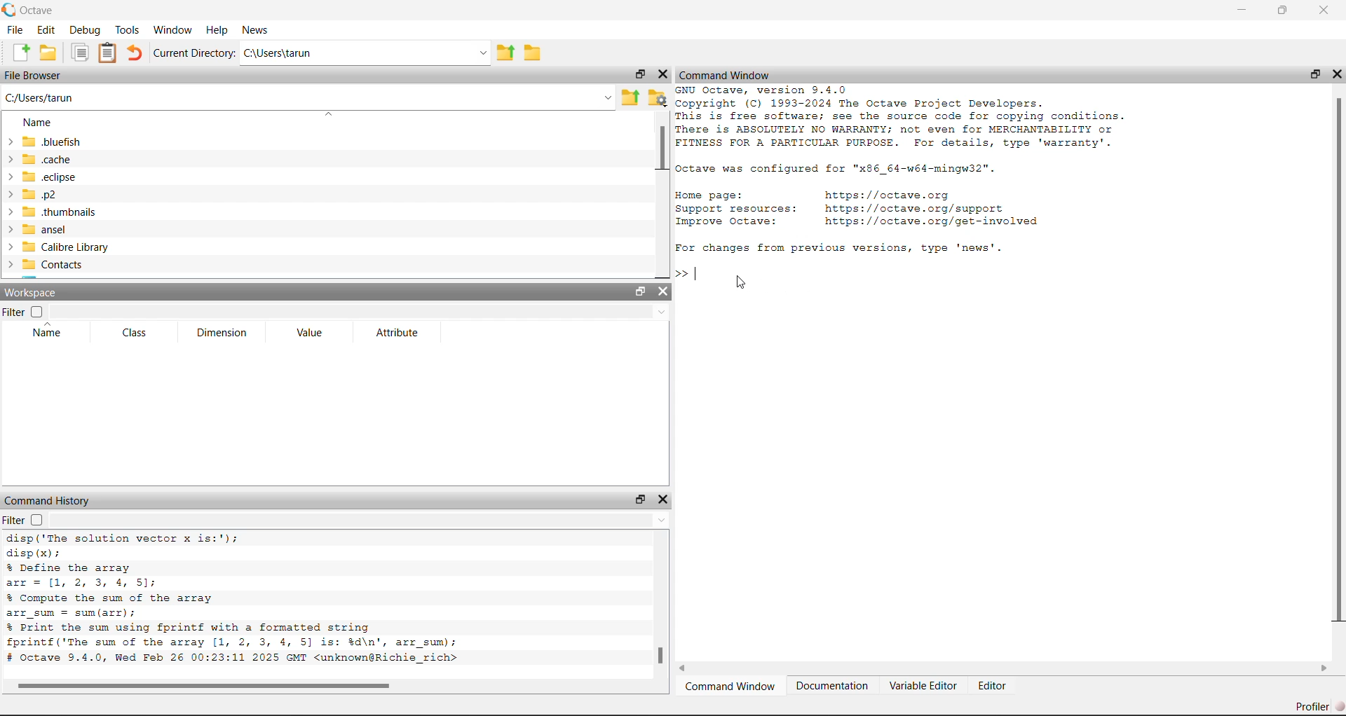 The width and height of the screenshot is (1346, 716). Describe the element at coordinates (662, 292) in the screenshot. I see `Close` at that location.